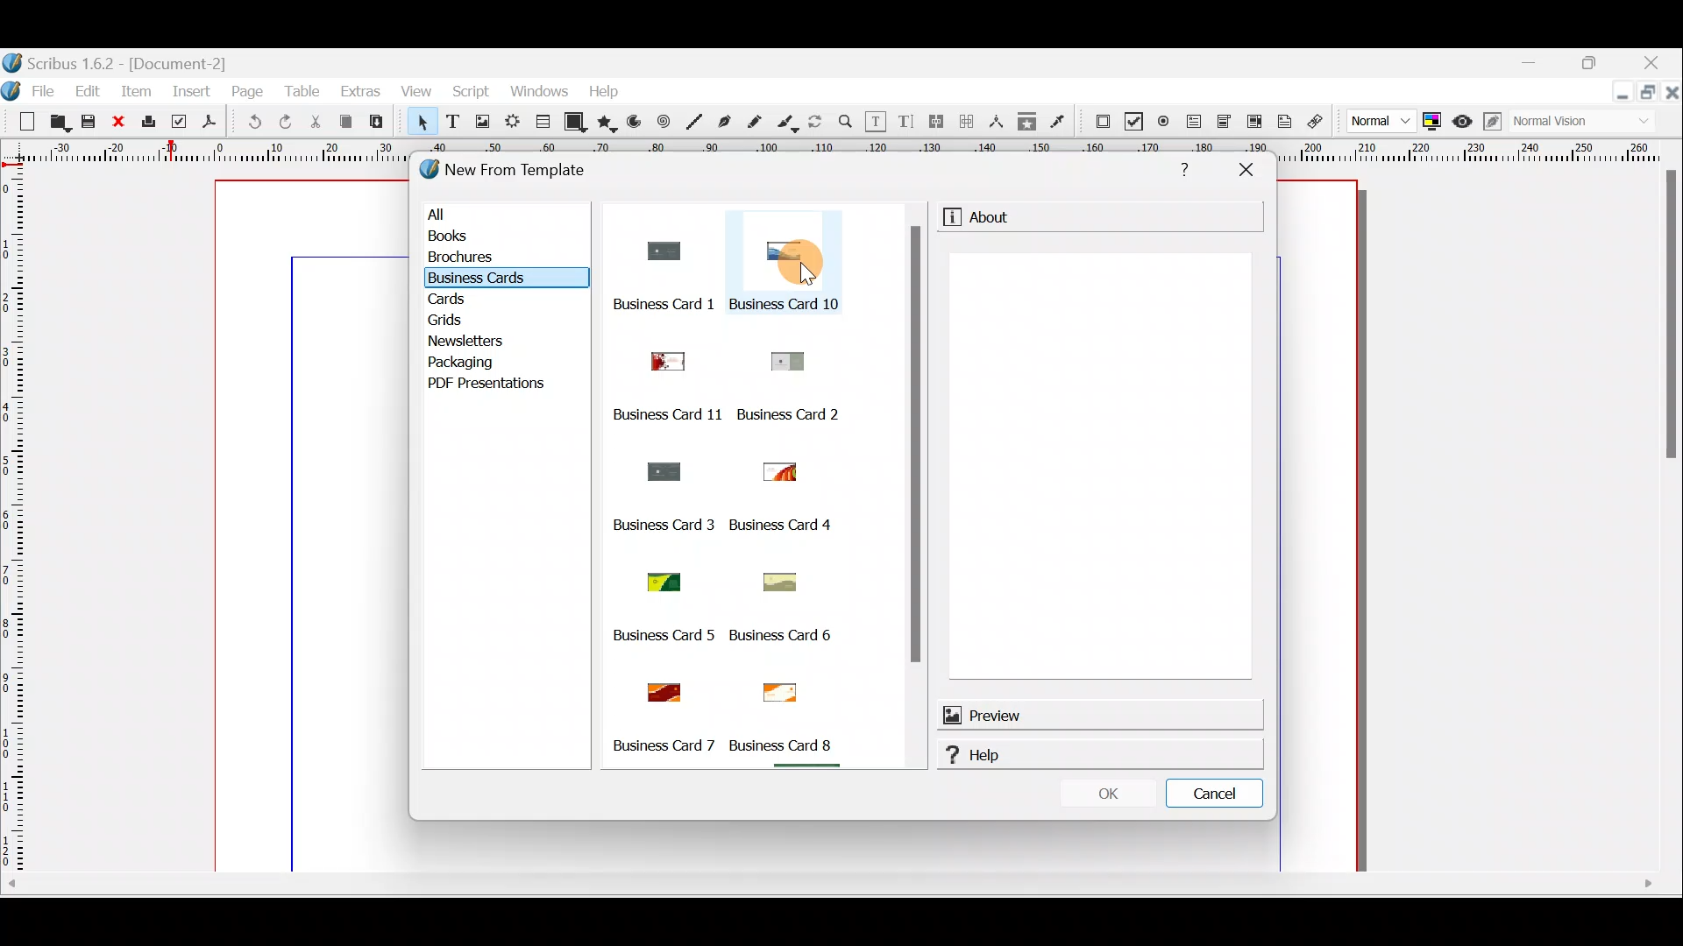 The width and height of the screenshot is (1683, 946). Describe the element at coordinates (1660, 60) in the screenshot. I see `Close` at that location.